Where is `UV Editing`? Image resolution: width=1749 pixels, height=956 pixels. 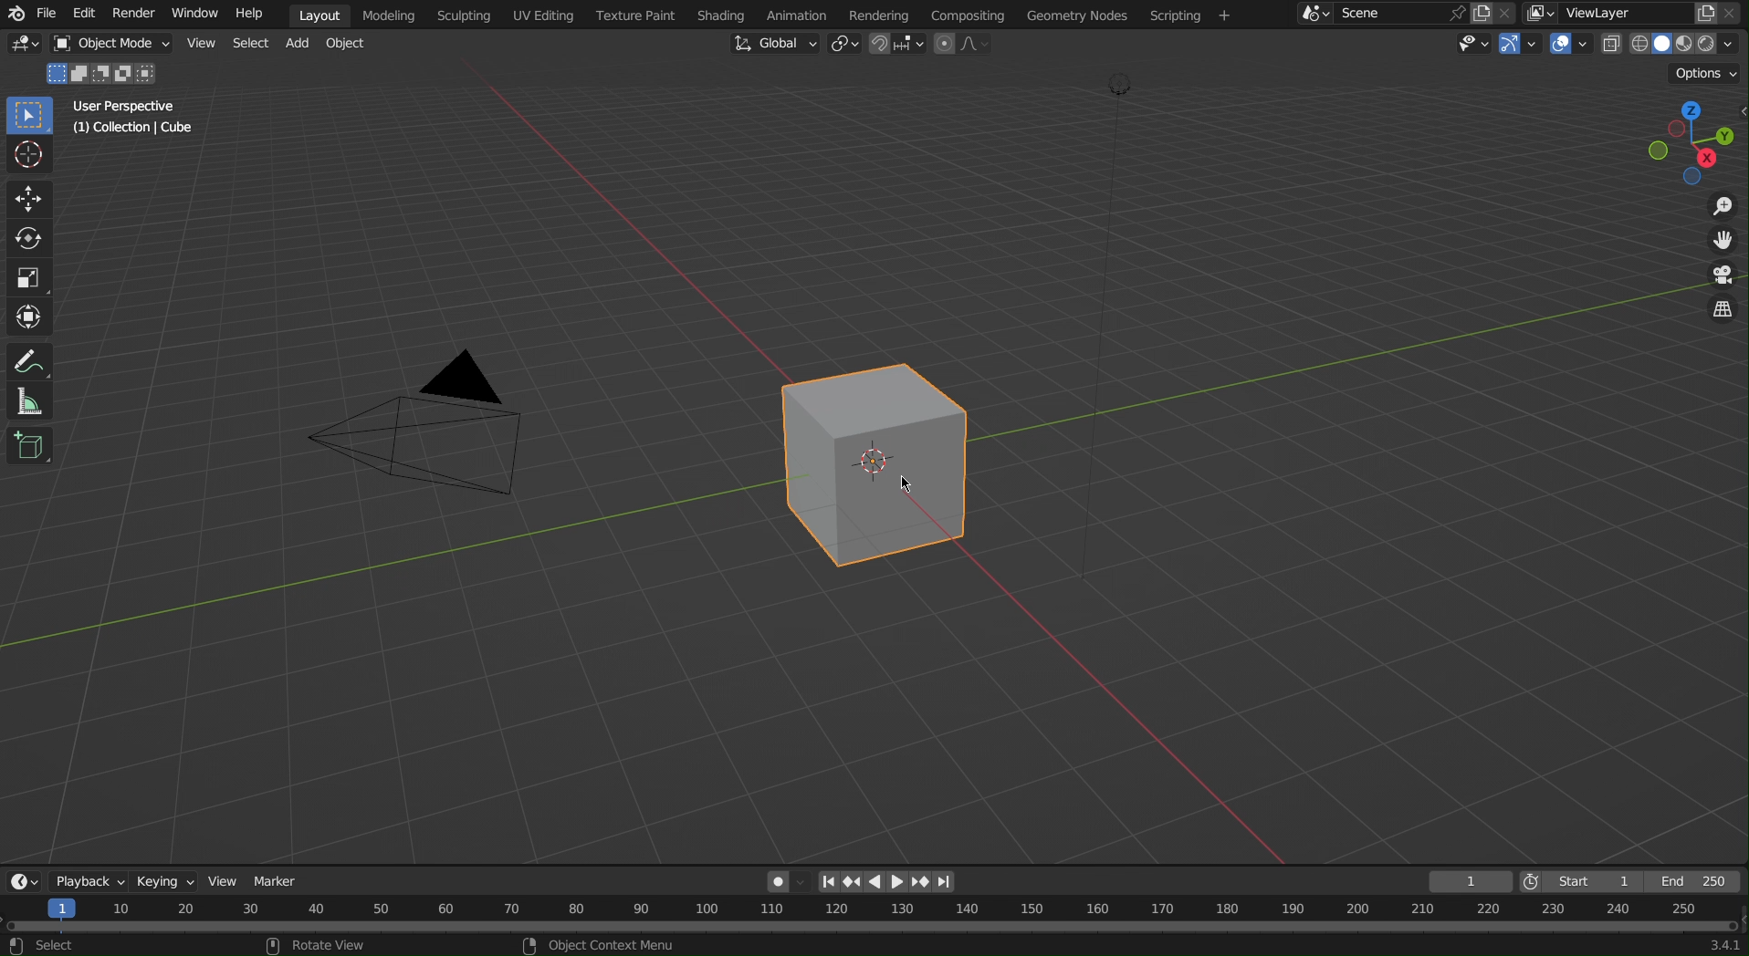
UV Editing is located at coordinates (541, 16).